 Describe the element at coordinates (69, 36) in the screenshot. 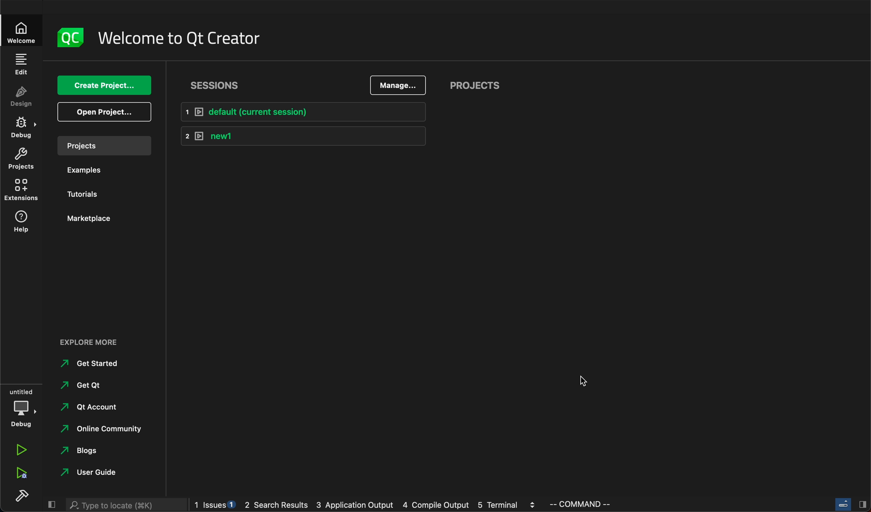

I see `logo` at that location.